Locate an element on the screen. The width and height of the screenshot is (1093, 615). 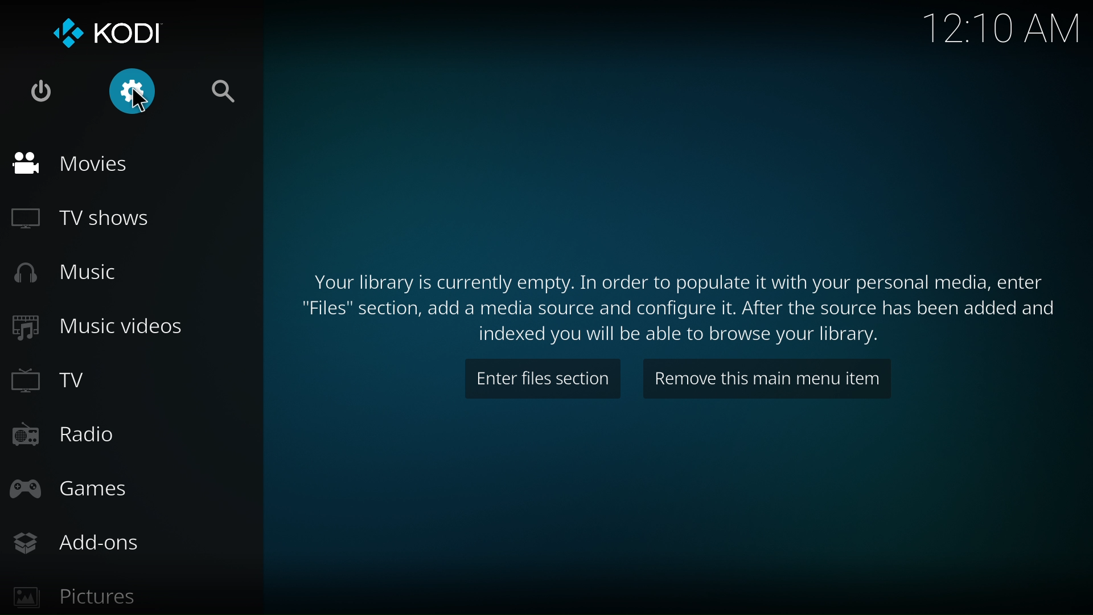
Your library is currently empty. In order to populate it with your personal media, enter
"Files" section, add a media source and configure it. After the source has been added and
indexed you will be able to browse your library. is located at coordinates (676, 304).